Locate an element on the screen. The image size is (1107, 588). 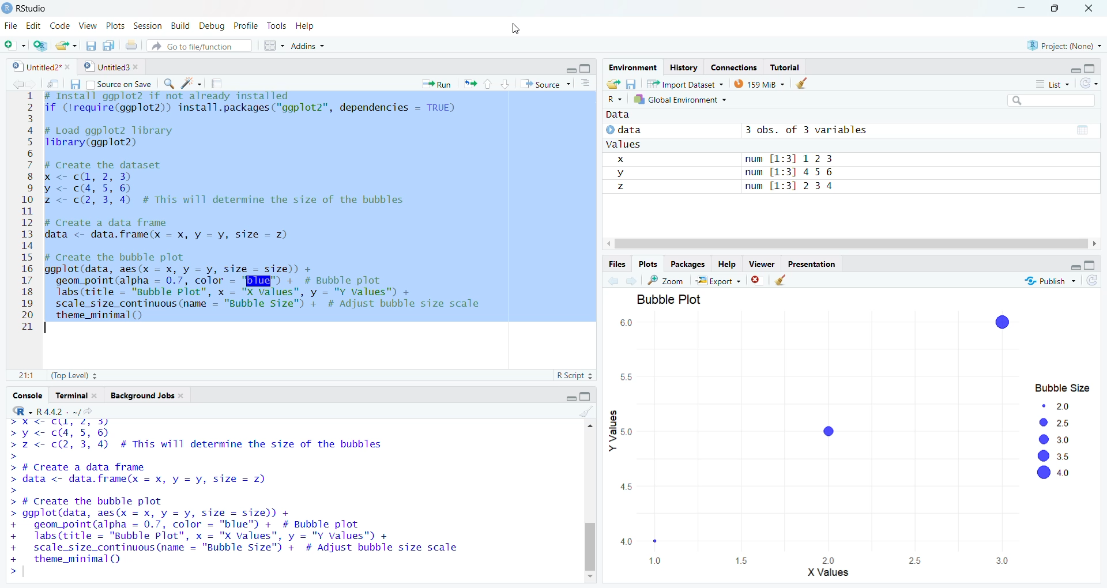
1:1 is located at coordinates (20, 376).